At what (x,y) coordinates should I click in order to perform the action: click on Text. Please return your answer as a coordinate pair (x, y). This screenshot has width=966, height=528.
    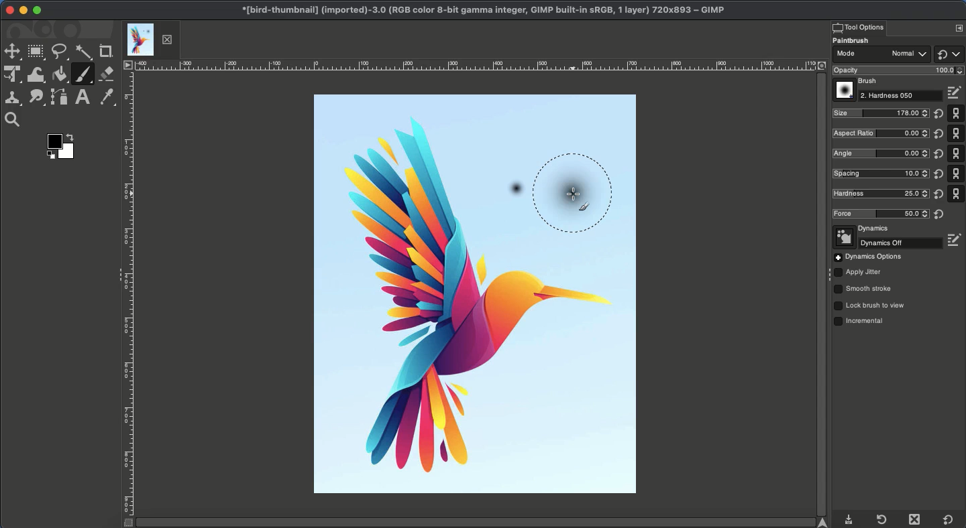
    Looking at the image, I should click on (82, 97).